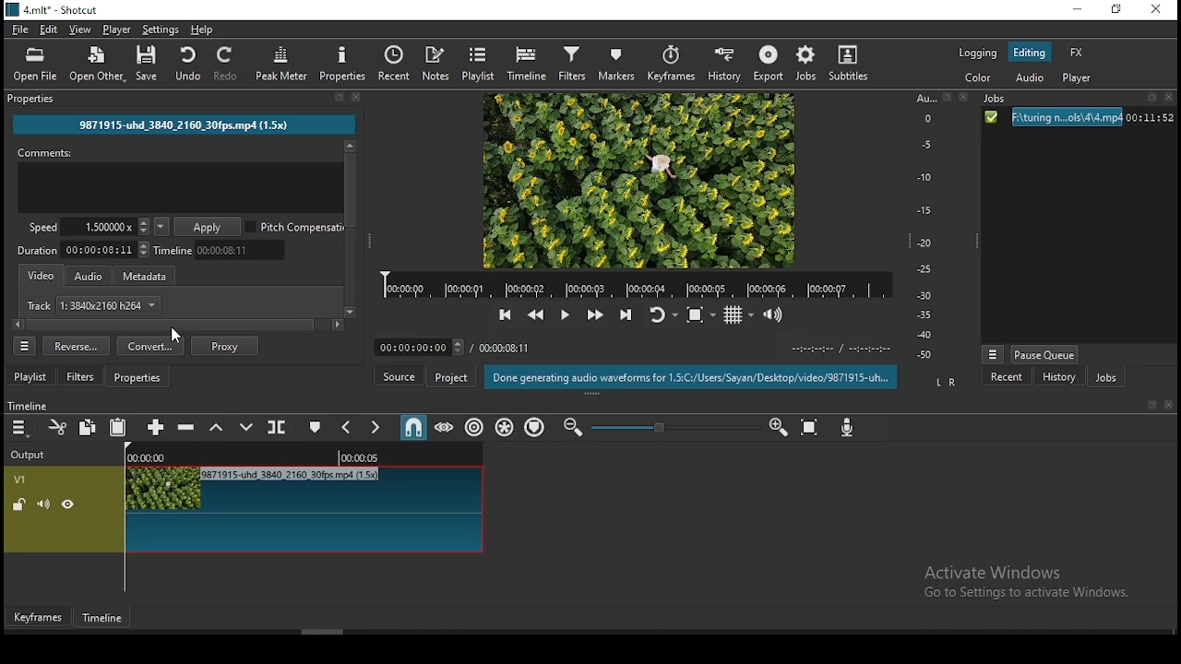 This screenshot has height=664, width=1181. What do you see at coordinates (1156, 10) in the screenshot?
I see `close window` at bounding box center [1156, 10].